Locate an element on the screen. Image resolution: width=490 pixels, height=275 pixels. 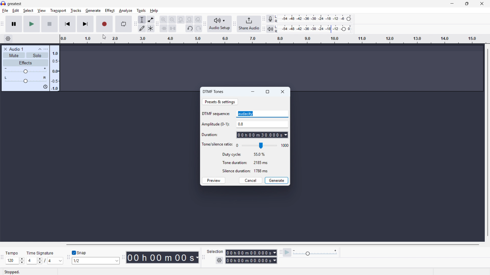
tools is located at coordinates (141, 11).